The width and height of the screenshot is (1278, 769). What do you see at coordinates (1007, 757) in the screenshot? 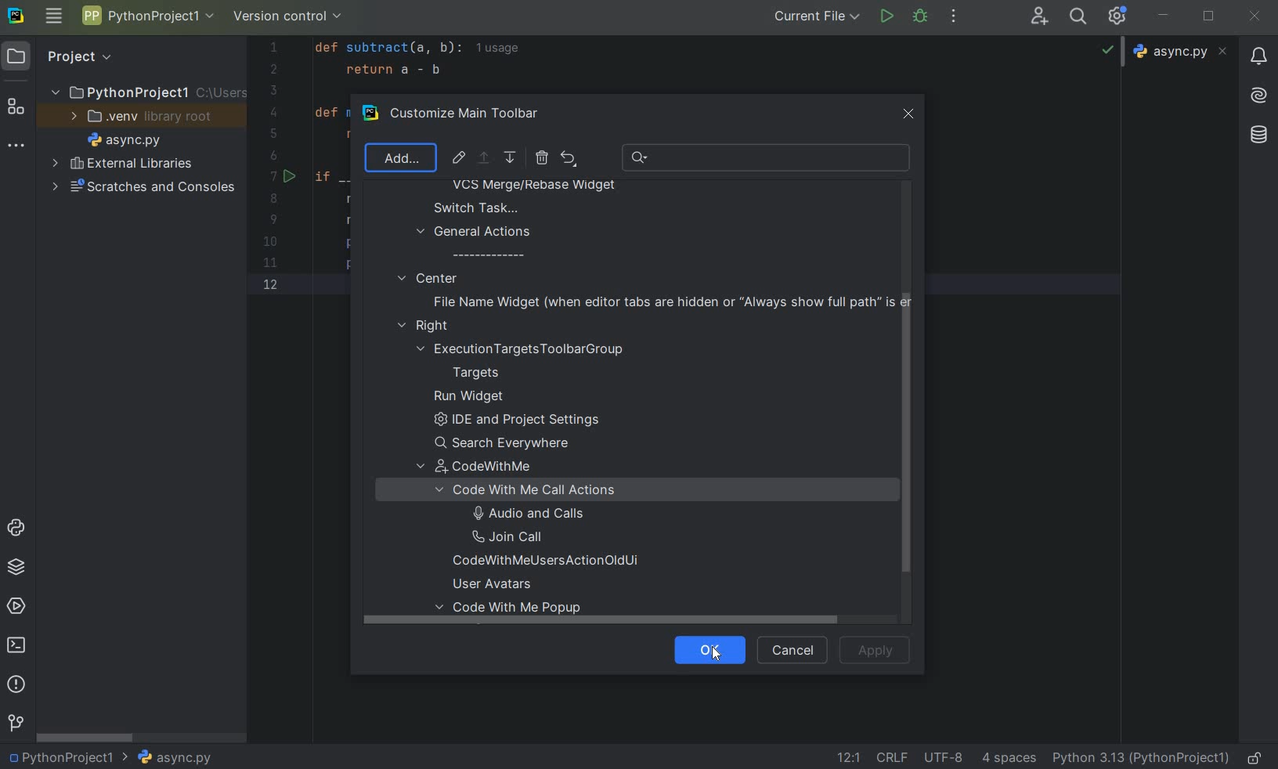
I see `INDENT` at bounding box center [1007, 757].